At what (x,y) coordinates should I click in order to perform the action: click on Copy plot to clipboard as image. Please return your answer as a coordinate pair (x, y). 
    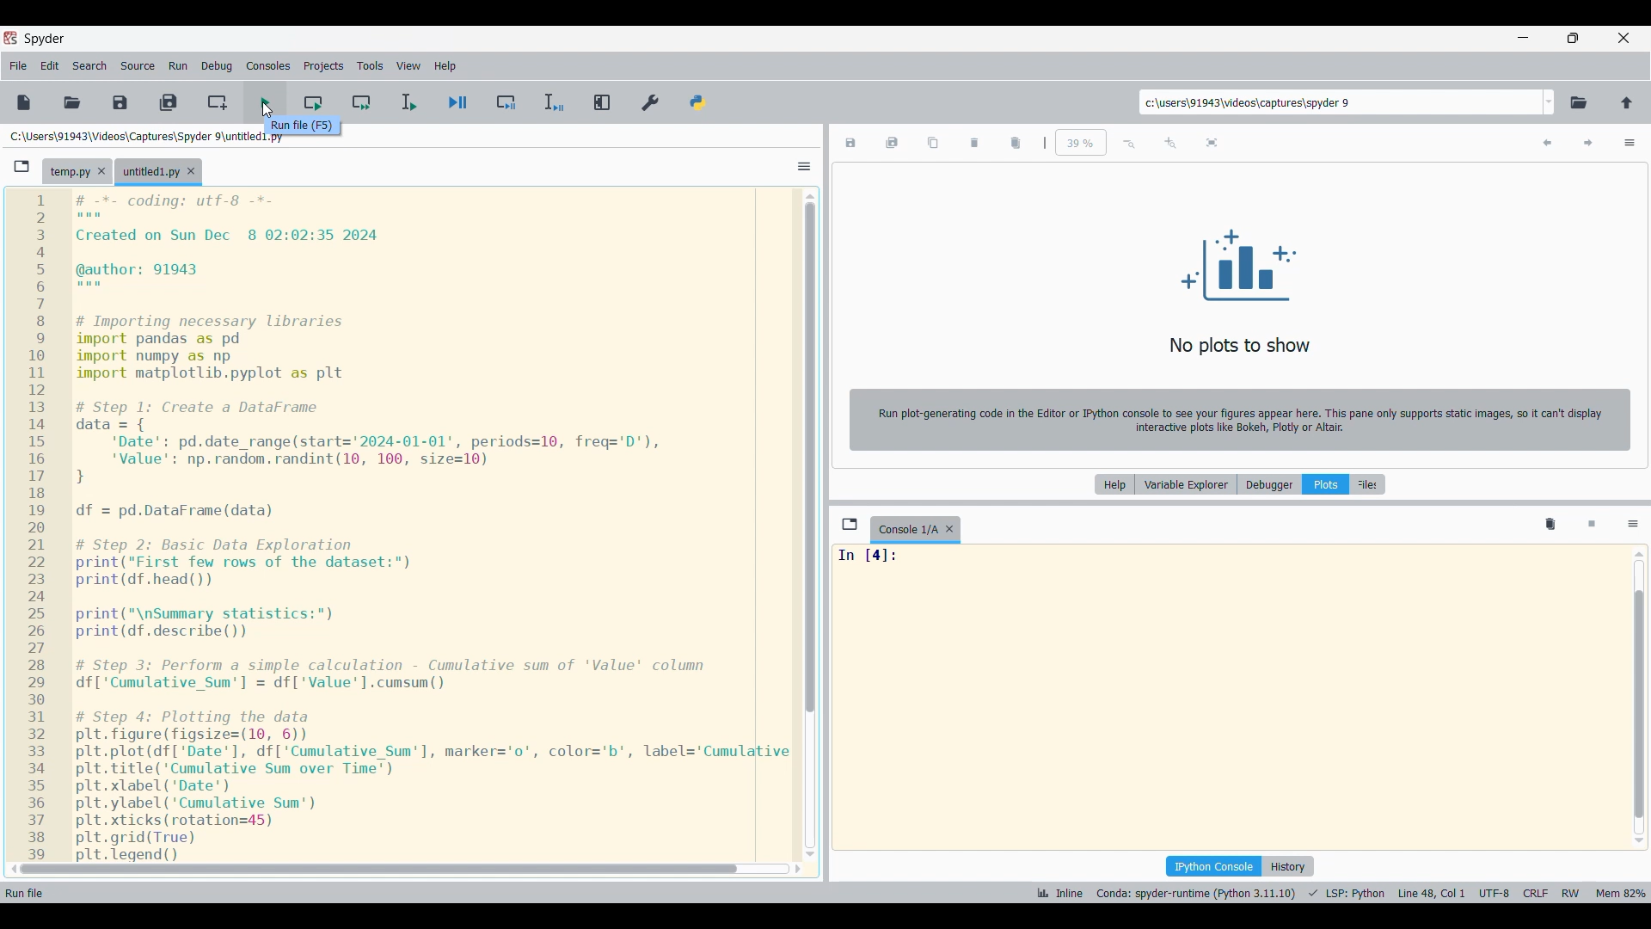
    Looking at the image, I should click on (933, 143).